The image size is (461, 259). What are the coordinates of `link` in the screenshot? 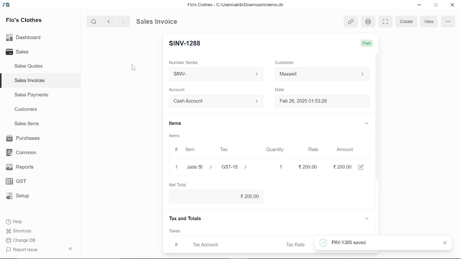 It's located at (350, 22).